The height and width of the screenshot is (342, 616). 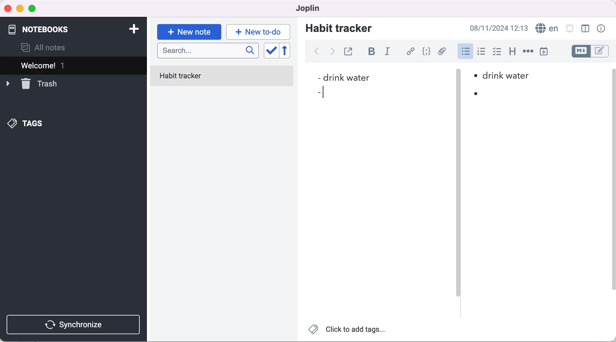 I want to click on horizontal rule, so click(x=528, y=52).